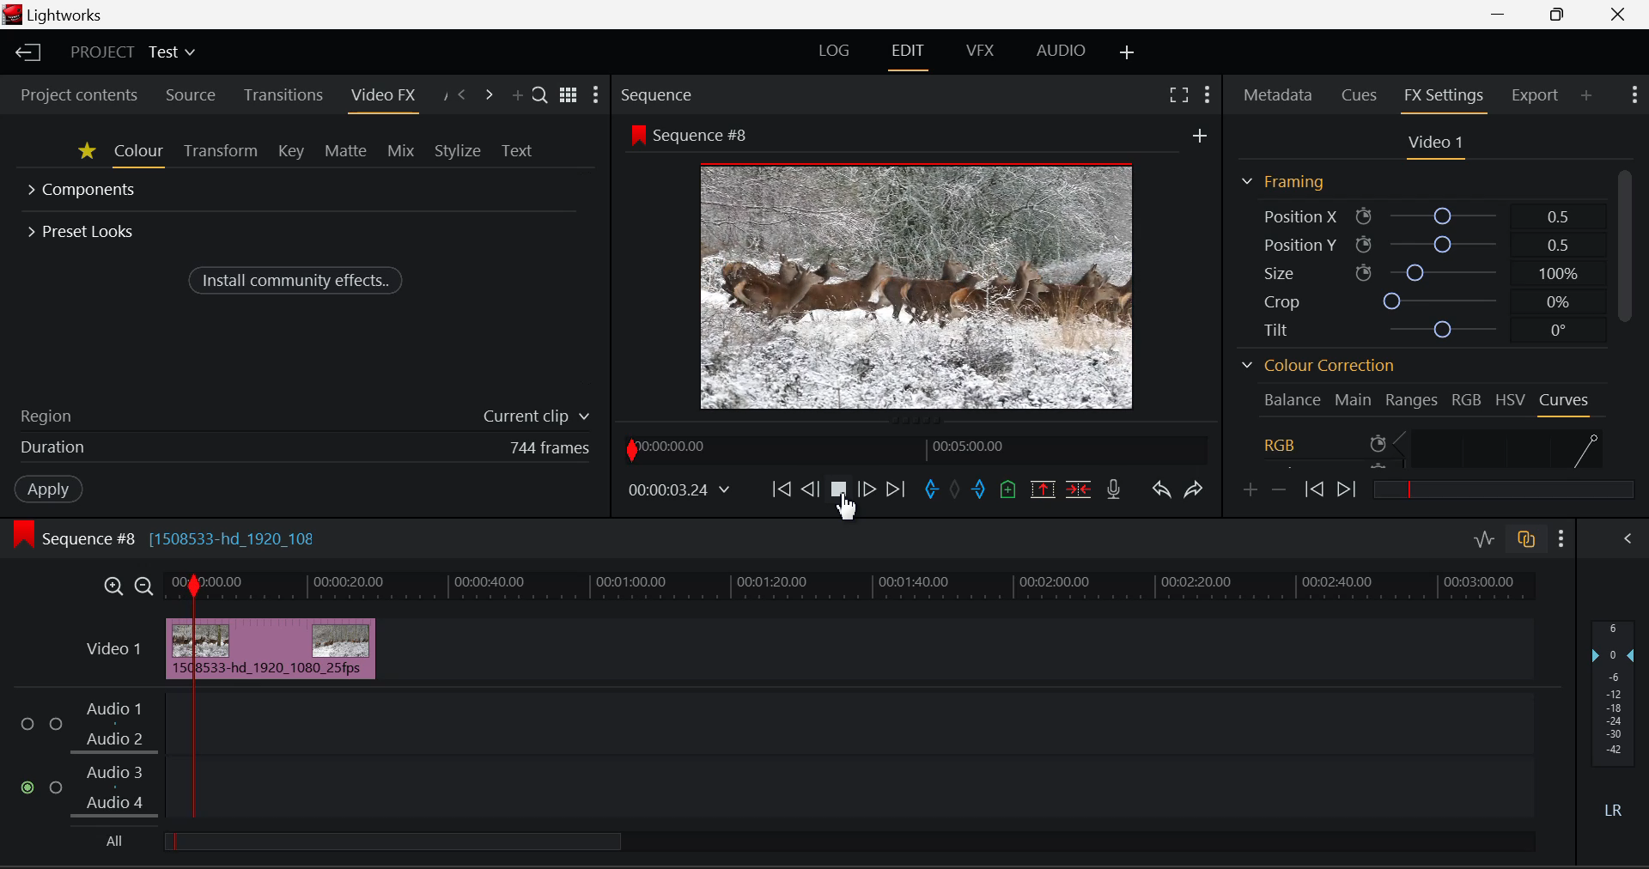 Image resolution: width=1649 pixels, height=869 pixels. What do you see at coordinates (1006, 492) in the screenshot?
I see `Mark Cue` at bounding box center [1006, 492].